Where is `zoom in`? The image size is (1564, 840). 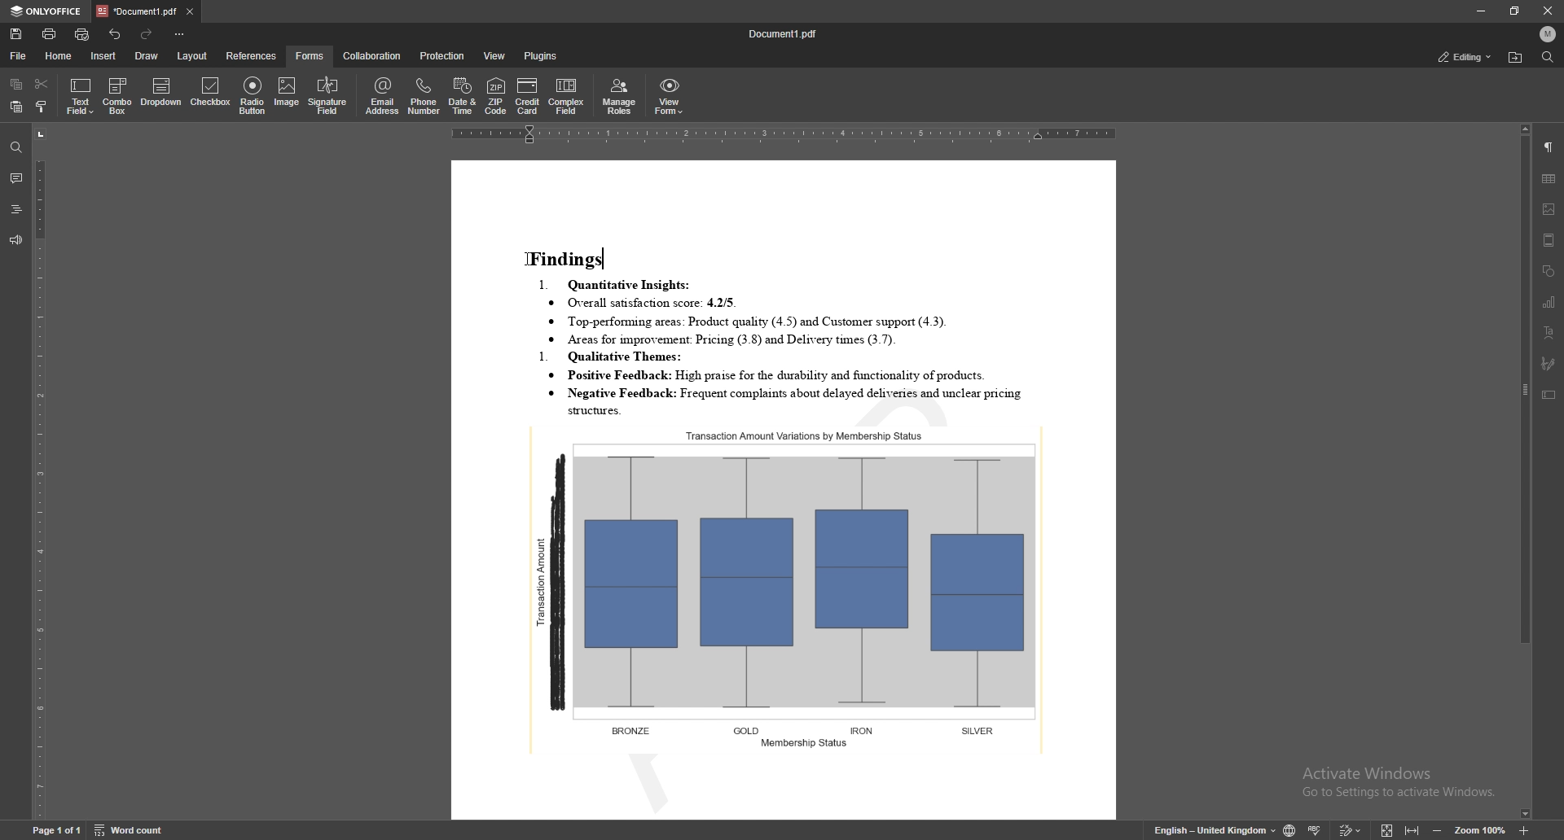
zoom in is located at coordinates (1527, 830).